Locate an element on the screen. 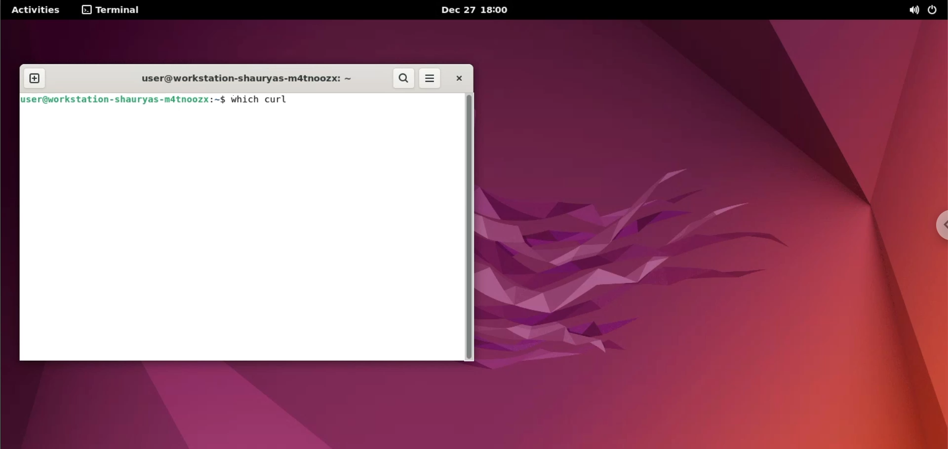 This screenshot has height=449, width=948. close is located at coordinates (459, 77).